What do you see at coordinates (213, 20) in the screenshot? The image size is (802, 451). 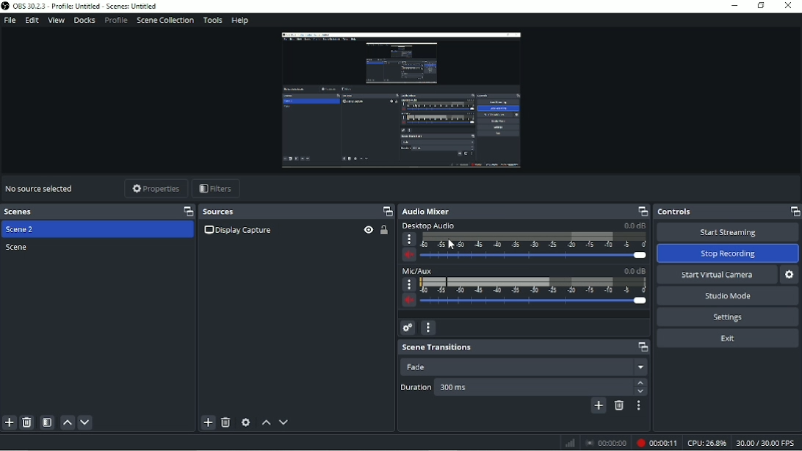 I see `Tools` at bounding box center [213, 20].